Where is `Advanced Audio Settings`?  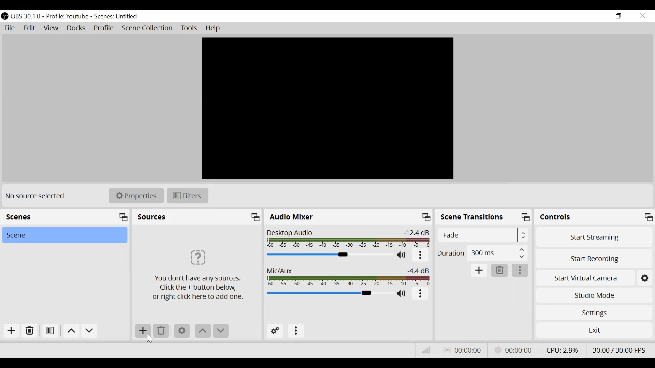
Advanced Audio Settings is located at coordinates (275, 331).